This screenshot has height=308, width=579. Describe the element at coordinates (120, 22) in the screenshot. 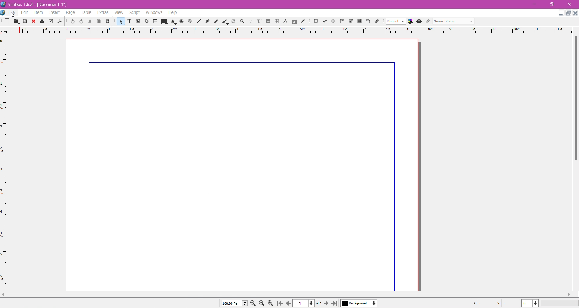

I see `select` at that location.